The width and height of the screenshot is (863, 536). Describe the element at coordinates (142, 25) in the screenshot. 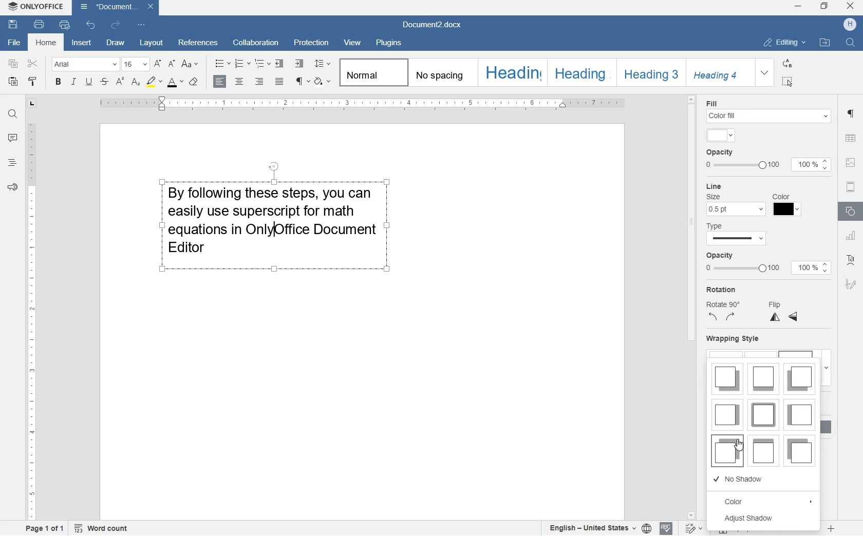

I see `customize quick access toolbar` at that location.